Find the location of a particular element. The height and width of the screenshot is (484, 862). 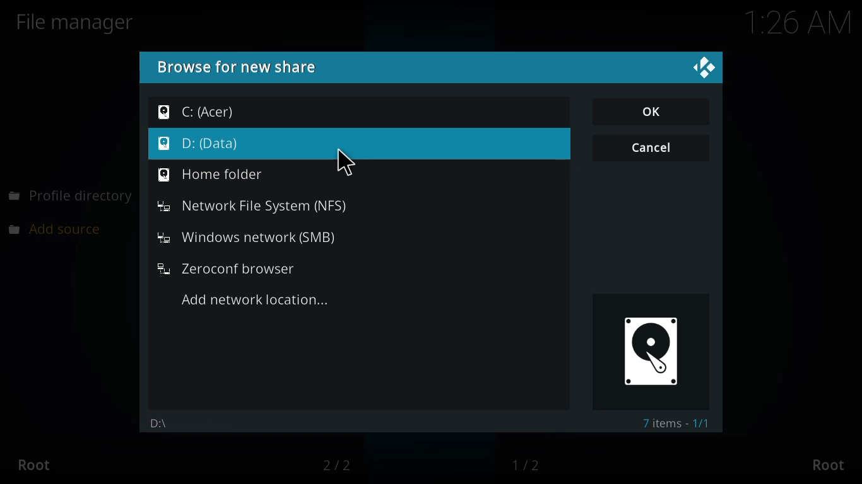

time is located at coordinates (788, 24).